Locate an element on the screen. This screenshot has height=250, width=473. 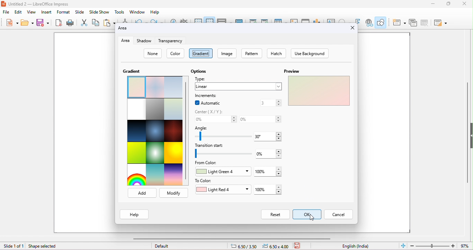
pattern is located at coordinates (251, 53).